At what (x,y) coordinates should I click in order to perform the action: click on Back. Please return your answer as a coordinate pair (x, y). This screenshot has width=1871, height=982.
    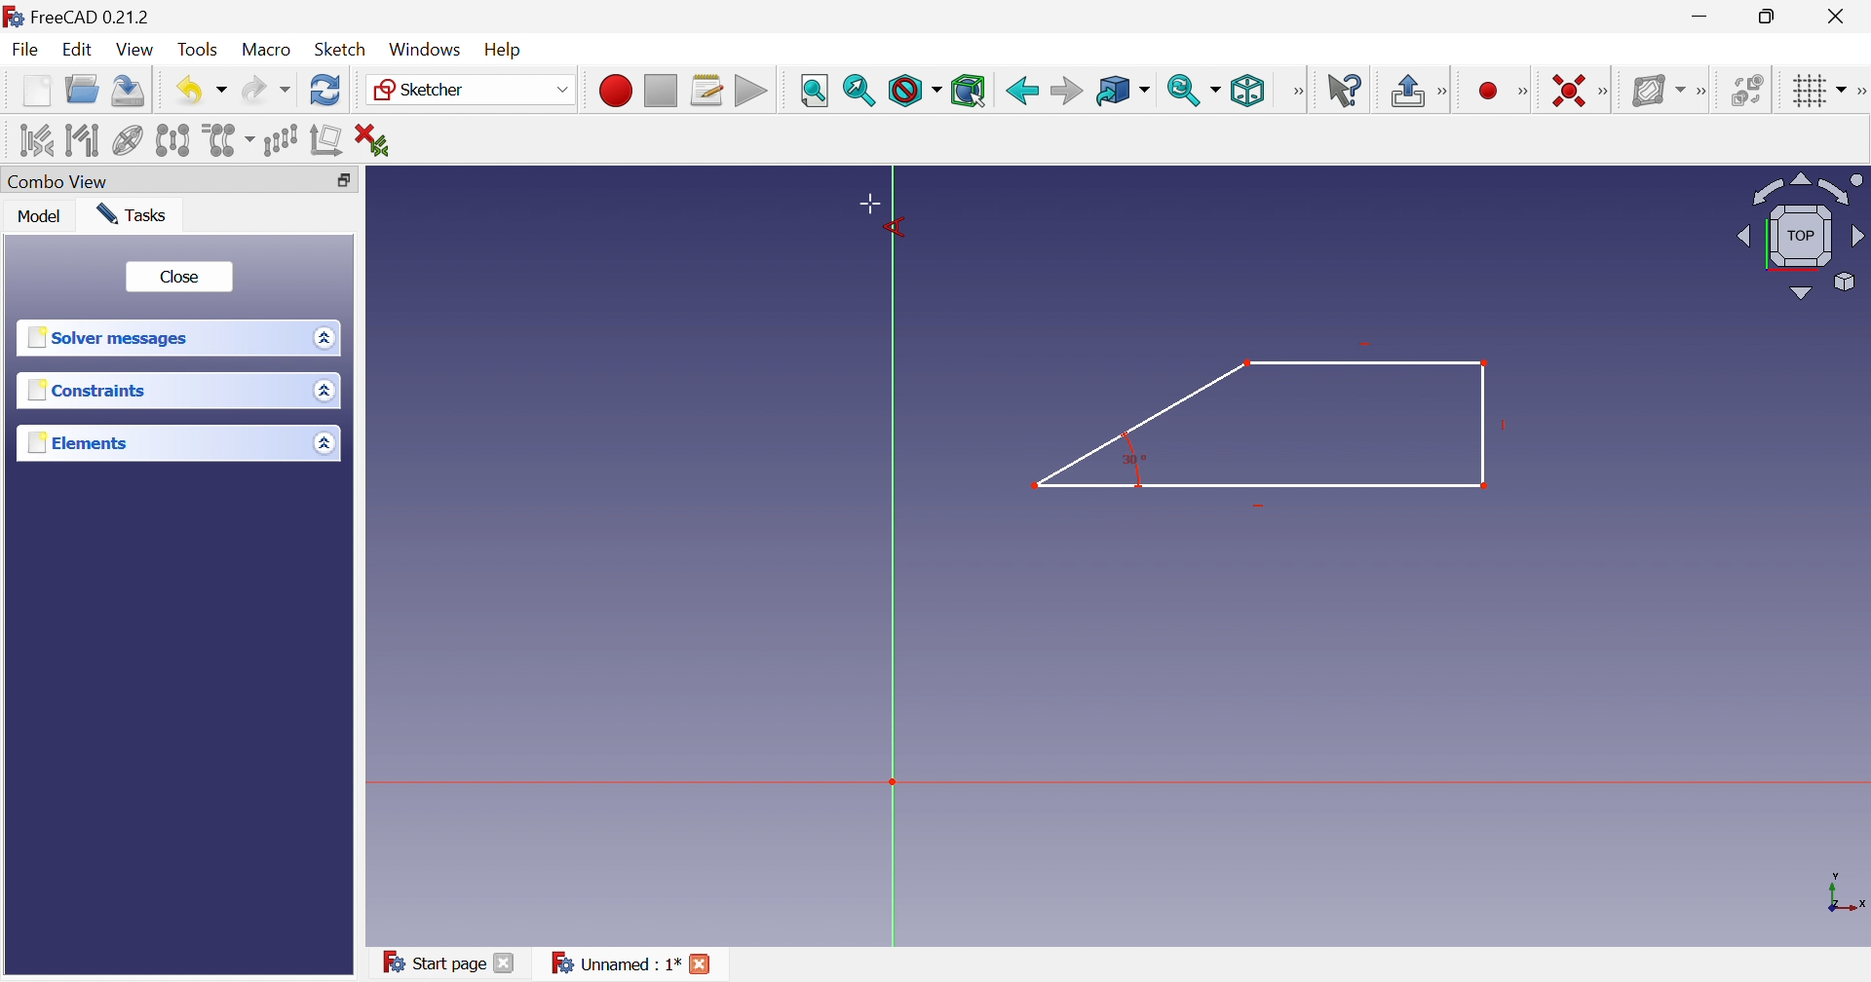
    Looking at the image, I should click on (1020, 89).